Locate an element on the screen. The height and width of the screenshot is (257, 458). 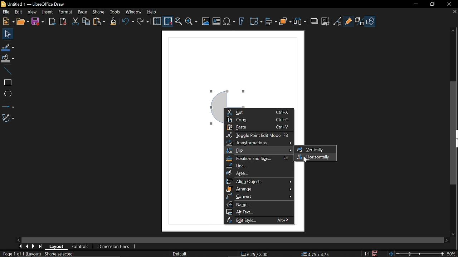
Toggle extrusion is located at coordinates (360, 21).